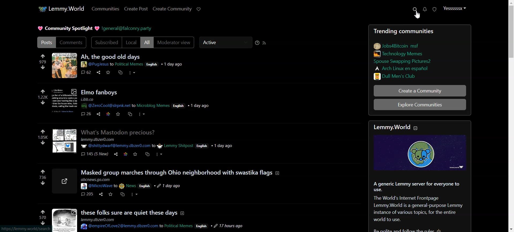 The image size is (514, 232). I want to click on Support Limmy, so click(199, 9).